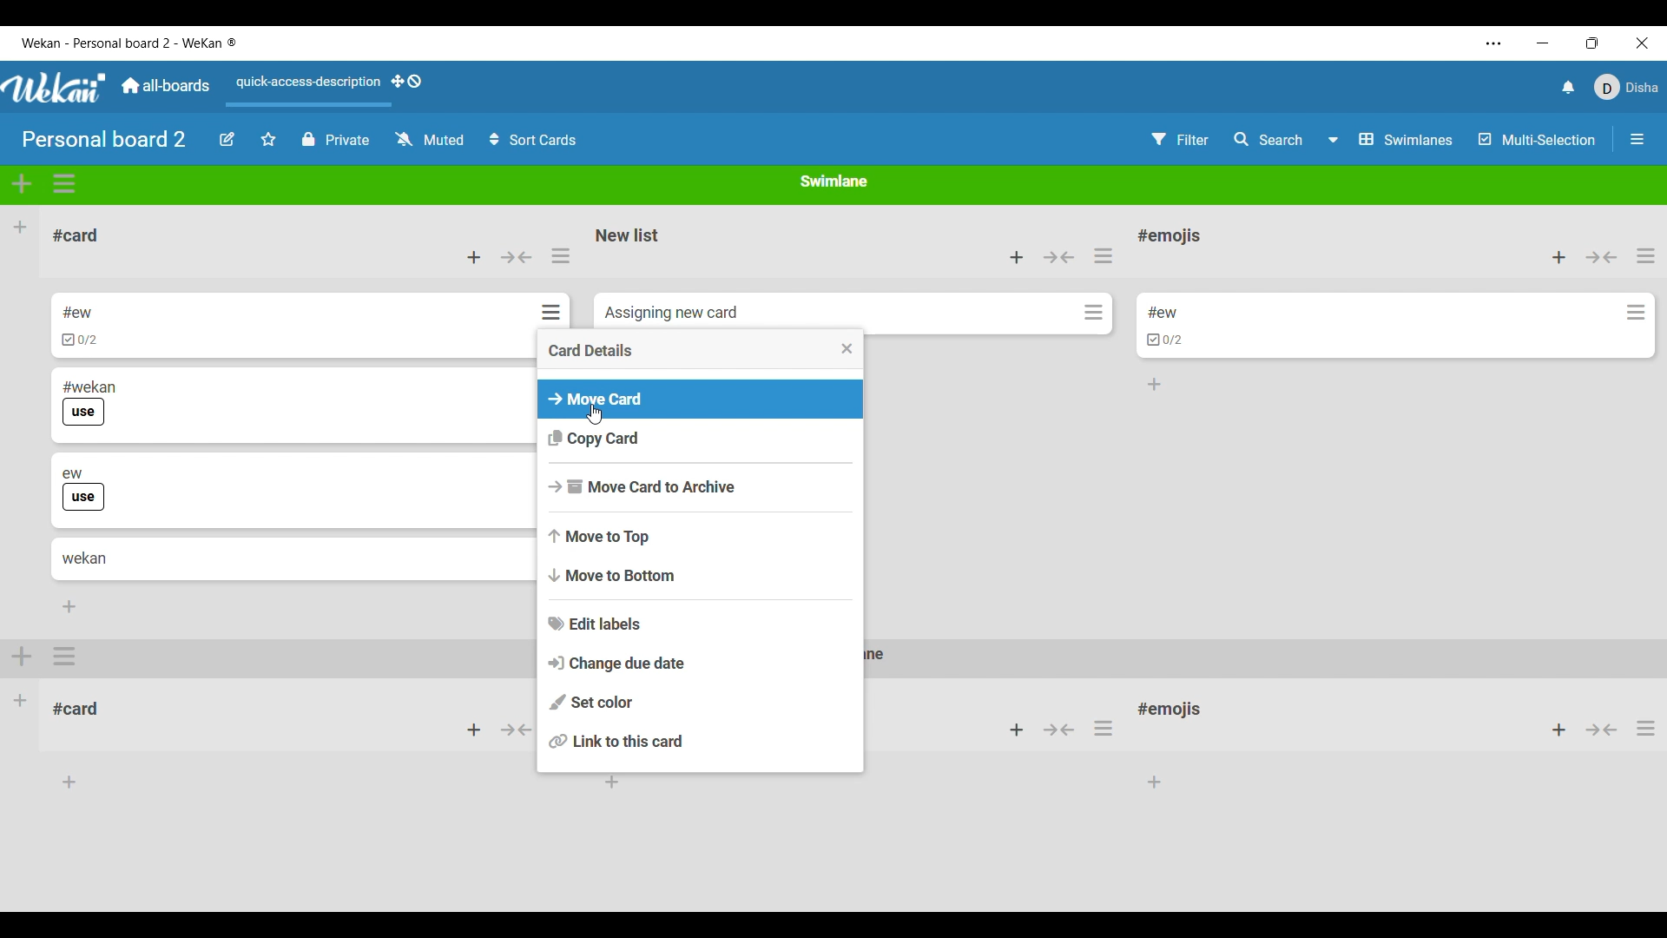  What do you see at coordinates (516, 257) in the screenshot?
I see `Collapse` at bounding box center [516, 257].